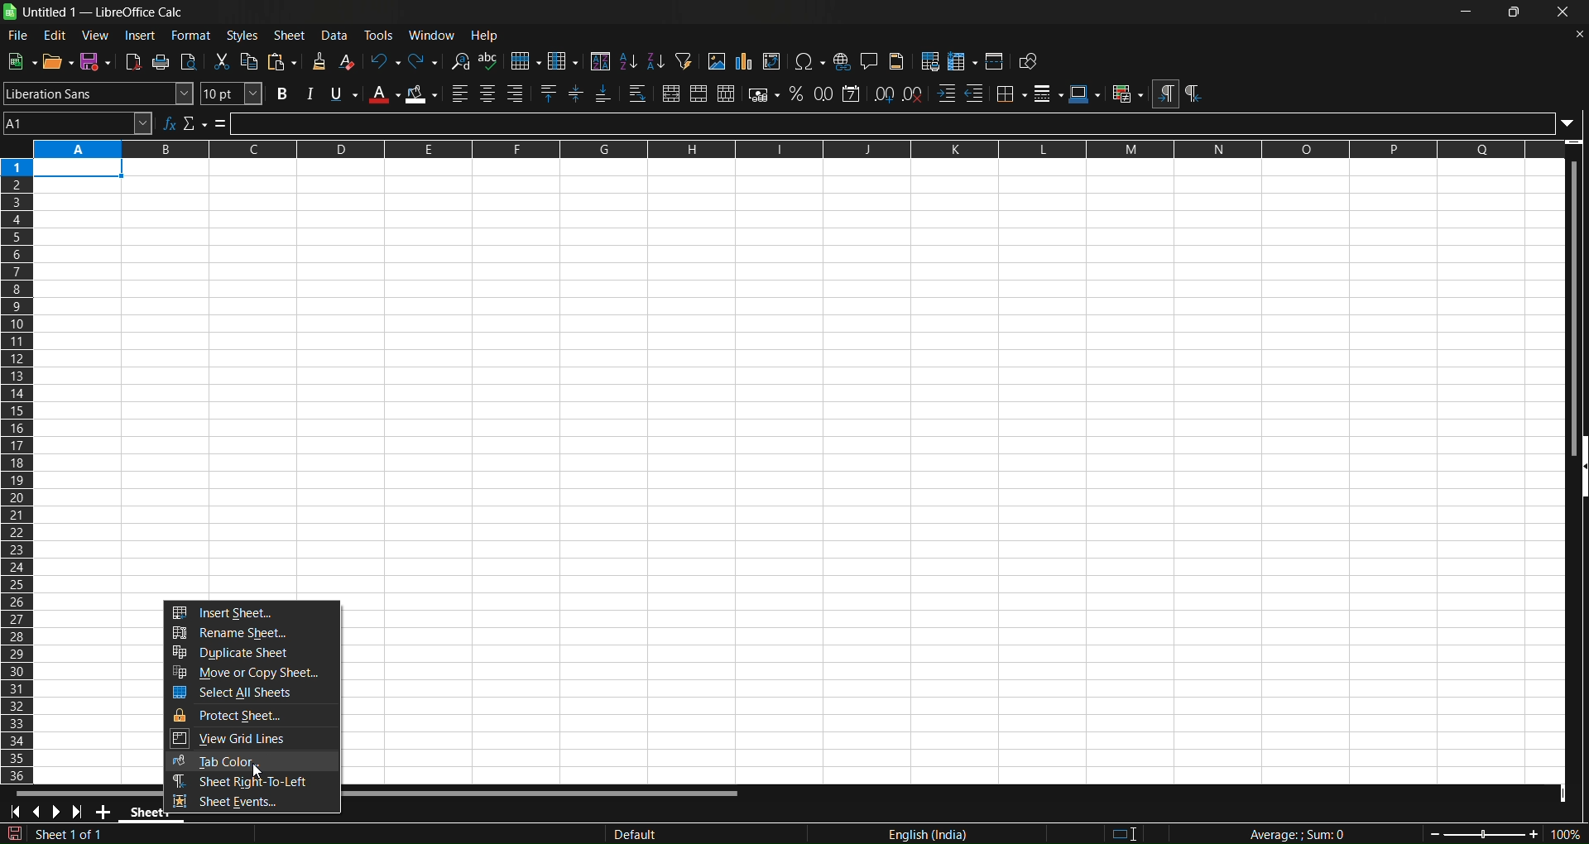 The width and height of the screenshot is (1589, 844). I want to click on new, so click(22, 60).